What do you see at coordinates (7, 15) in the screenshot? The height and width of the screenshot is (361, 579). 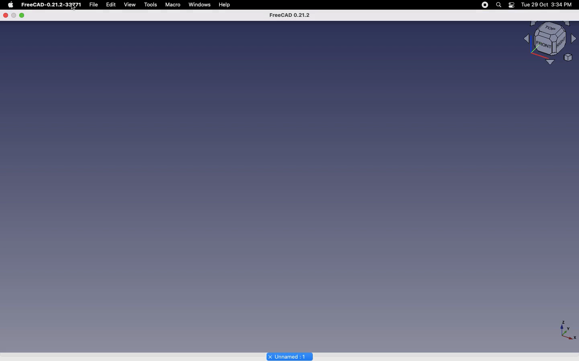 I see `Close` at bounding box center [7, 15].